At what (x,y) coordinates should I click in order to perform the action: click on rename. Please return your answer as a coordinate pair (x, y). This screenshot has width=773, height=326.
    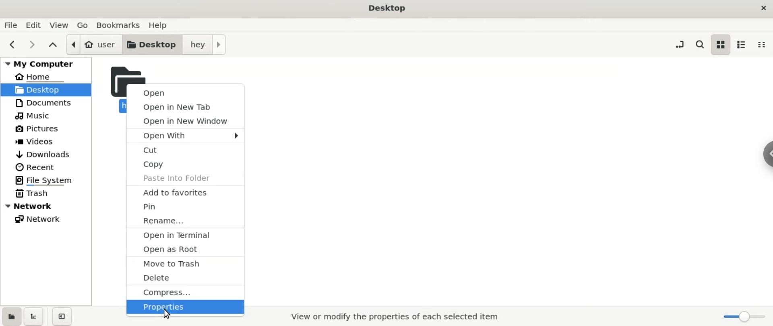
    Looking at the image, I should click on (184, 221).